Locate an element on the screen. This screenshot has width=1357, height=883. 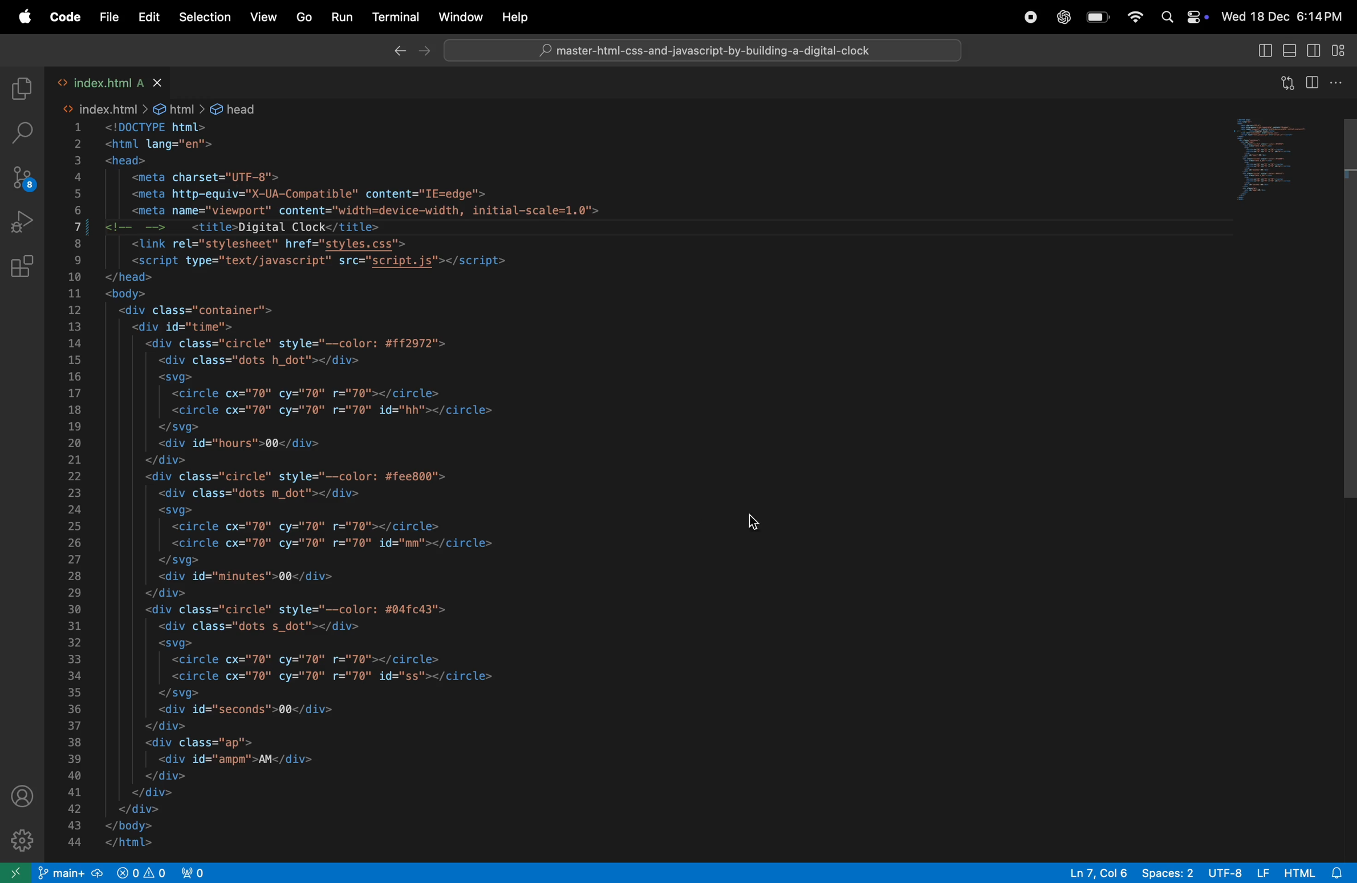
profile is located at coordinates (19, 799).